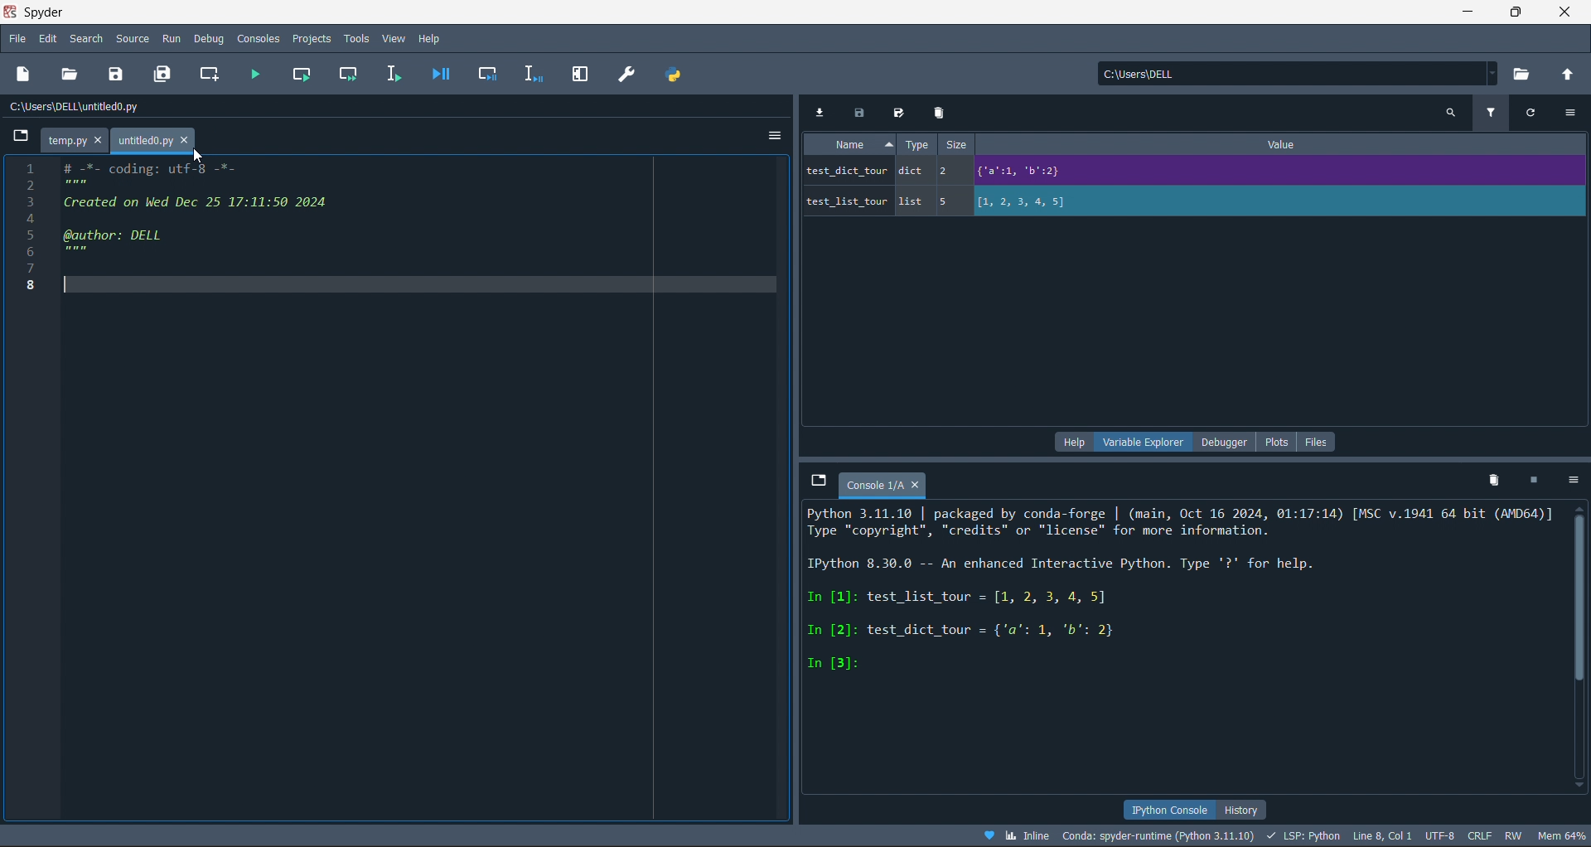  What do you see at coordinates (256, 38) in the screenshot?
I see `consoles` at bounding box center [256, 38].